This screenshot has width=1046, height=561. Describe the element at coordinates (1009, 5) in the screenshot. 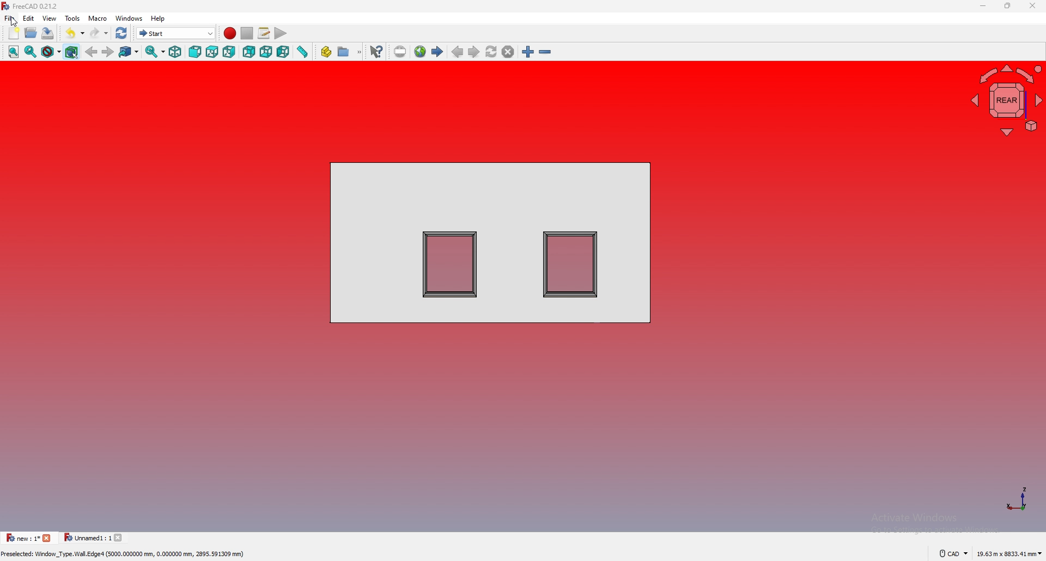

I see `resize` at that location.